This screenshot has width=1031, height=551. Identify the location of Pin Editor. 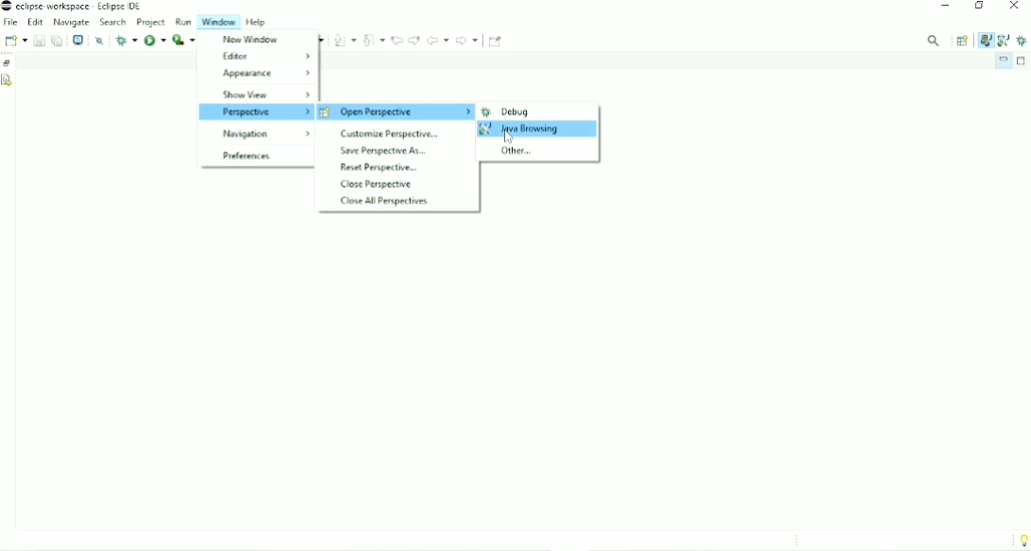
(496, 41).